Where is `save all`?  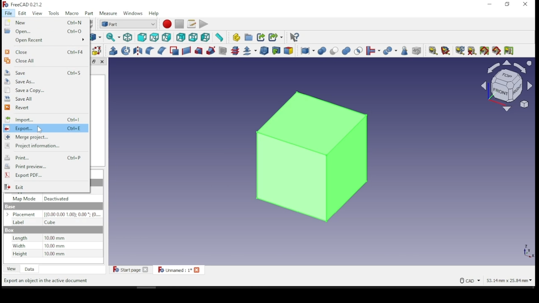 save all is located at coordinates (43, 99).